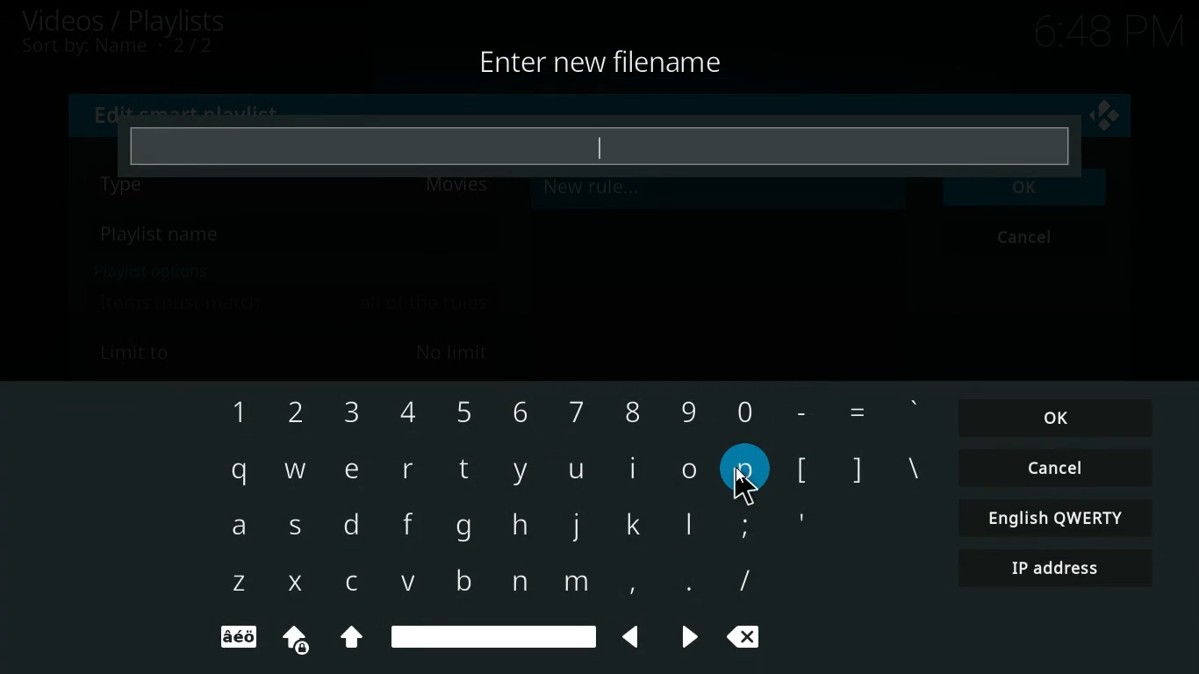 This screenshot has width=1199, height=674. I want to click on z, so click(237, 584).